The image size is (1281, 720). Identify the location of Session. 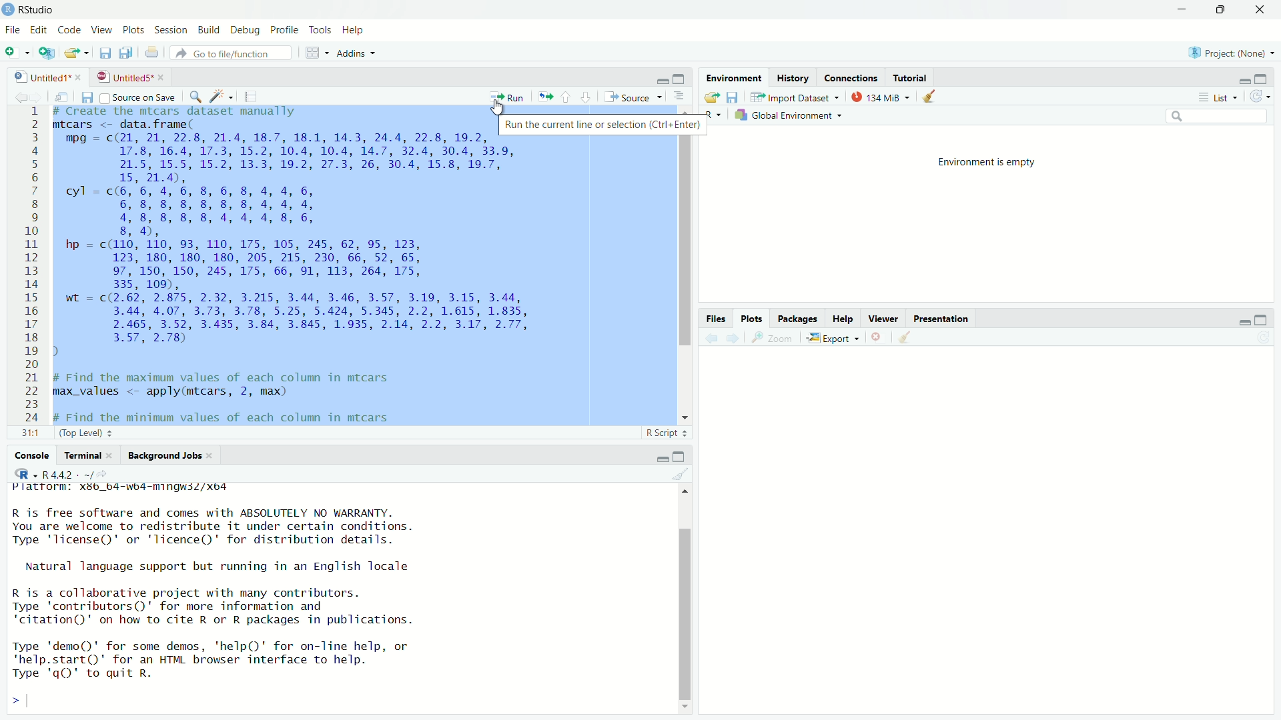
(171, 29).